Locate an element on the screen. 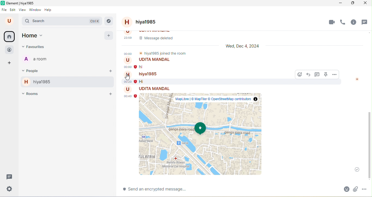  ctlk is located at coordinates (94, 21).